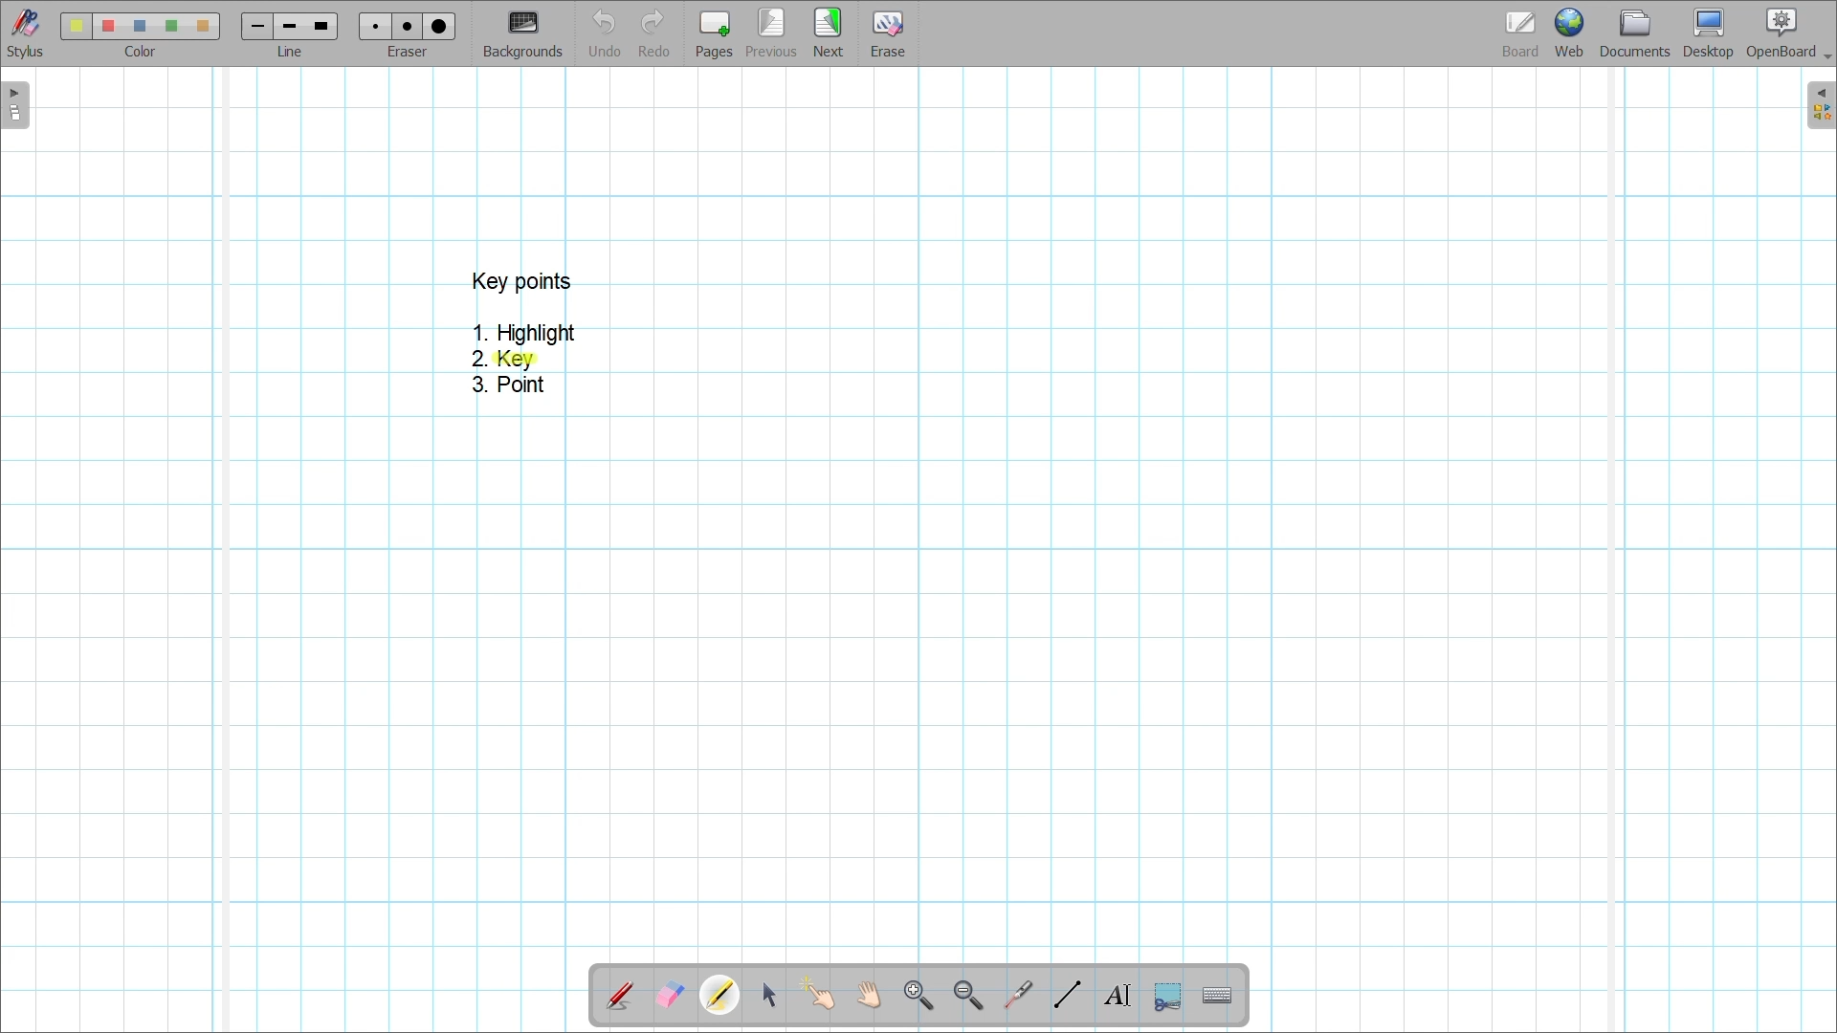  Describe the element at coordinates (719, 995) in the screenshot. I see `Highlighter` at that location.